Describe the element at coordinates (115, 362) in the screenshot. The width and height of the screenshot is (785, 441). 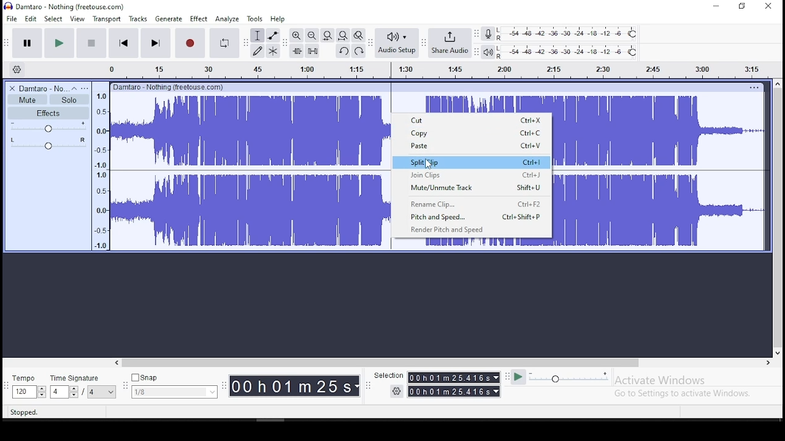
I see `scroll left` at that location.